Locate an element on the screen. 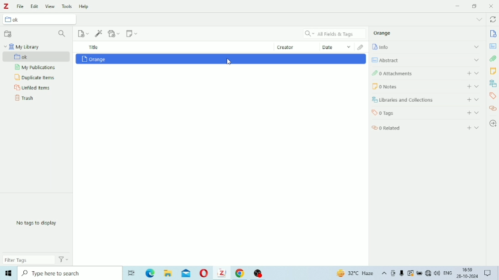 Image resolution: width=499 pixels, height=280 pixels. OBS Studio is located at coordinates (259, 274).